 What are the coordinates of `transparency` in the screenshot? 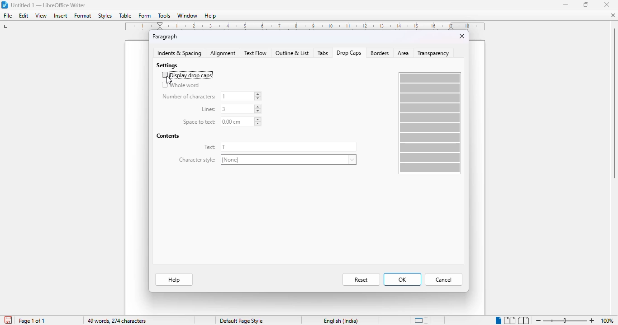 It's located at (433, 53).